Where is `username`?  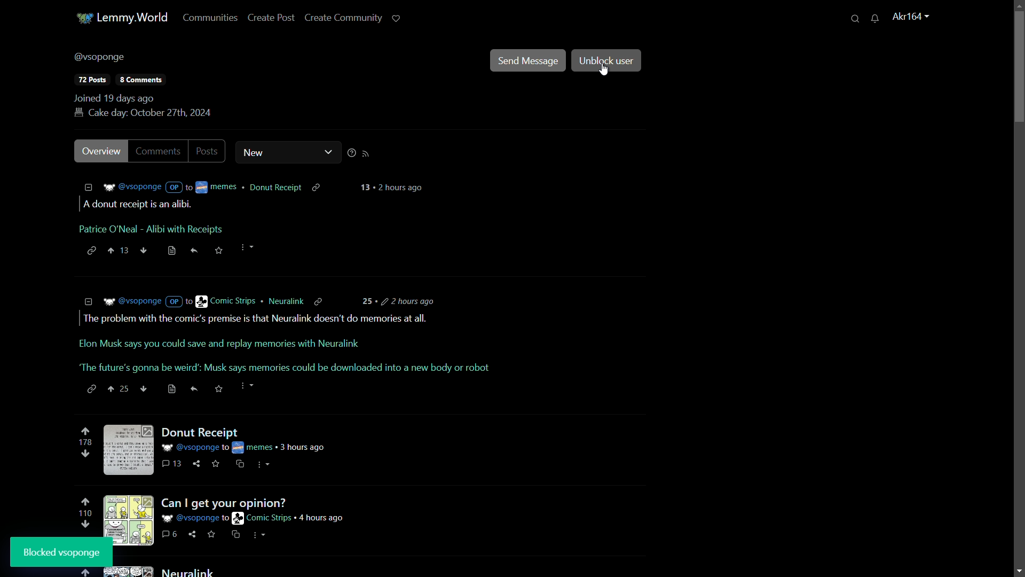
username is located at coordinates (912, 18).